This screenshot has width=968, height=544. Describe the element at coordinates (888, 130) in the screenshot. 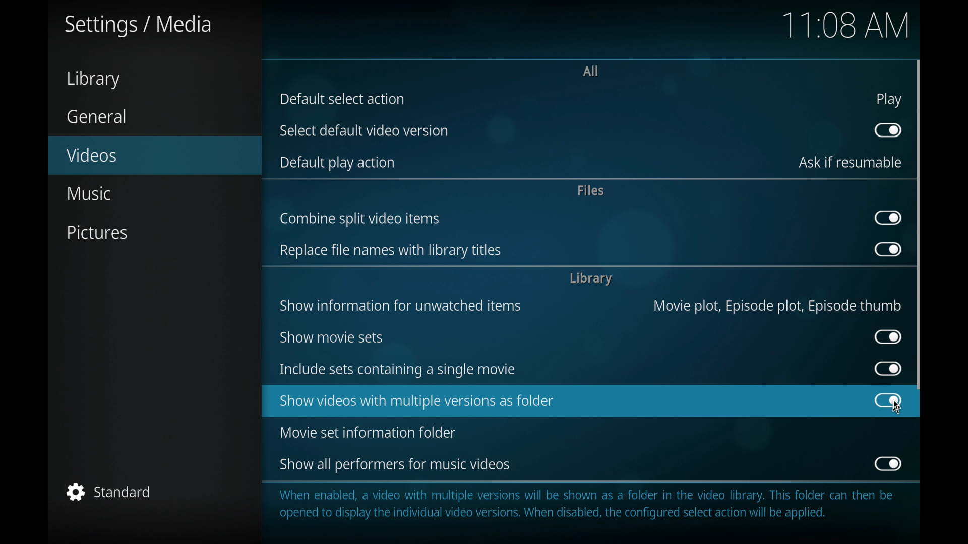

I see `toggle button` at that location.